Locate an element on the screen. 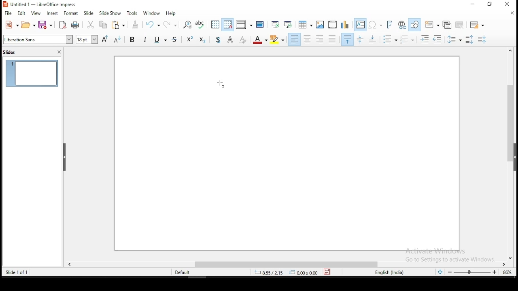 The height and width of the screenshot is (291, 518). strikethrough is located at coordinates (170, 40).